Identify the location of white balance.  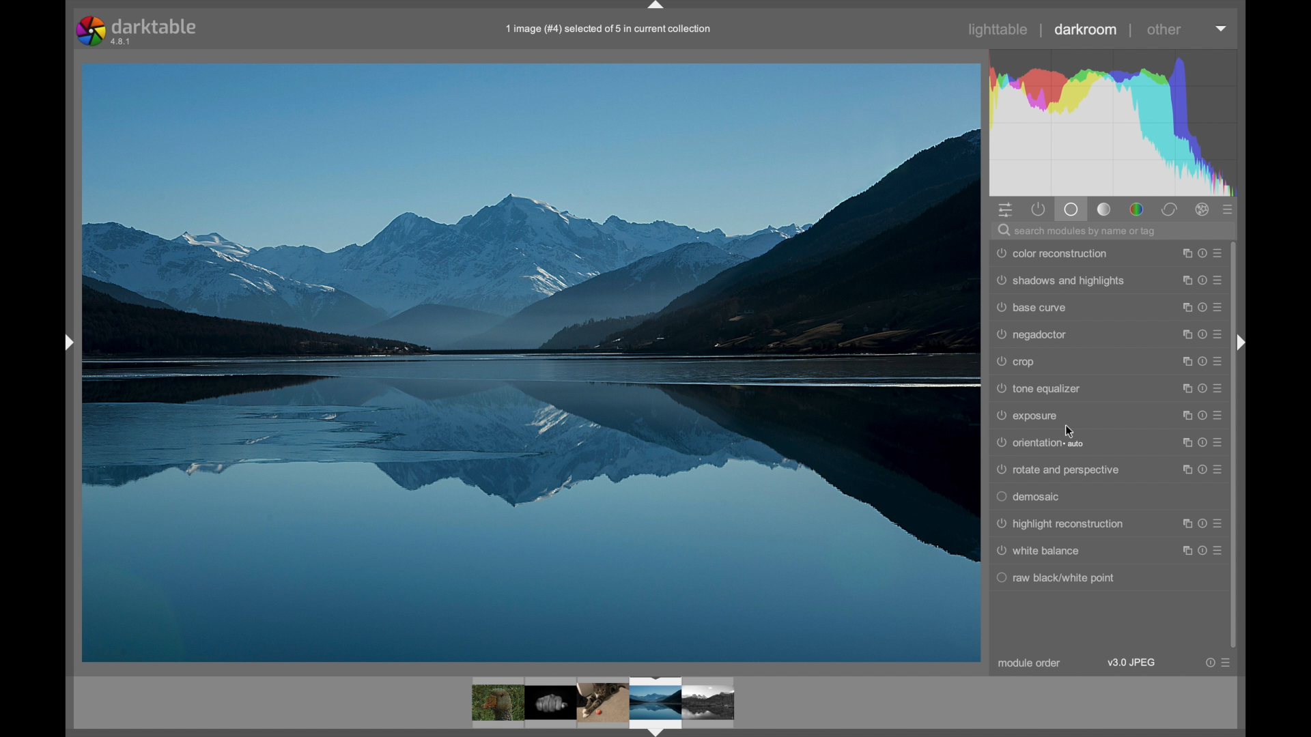
(1039, 551).